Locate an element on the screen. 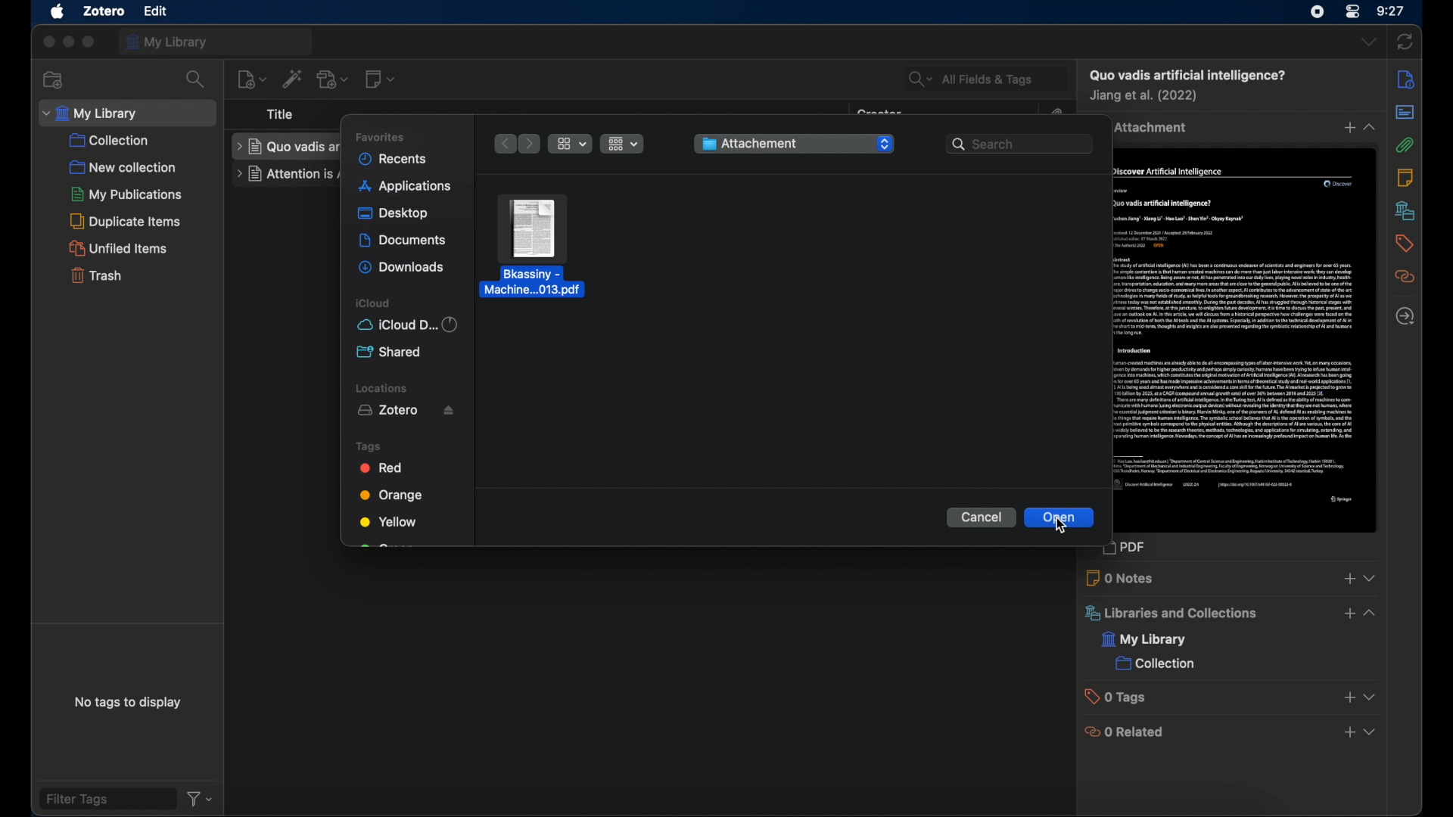 This screenshot has width=1453, height=817. dropdown menu is located at coordinates (1371, 577).